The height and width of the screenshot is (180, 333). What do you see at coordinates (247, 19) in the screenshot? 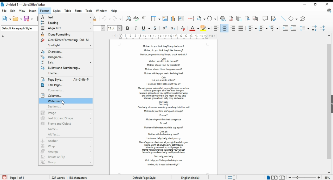
I see `insert bookmark` at bounding box center [247, 19].